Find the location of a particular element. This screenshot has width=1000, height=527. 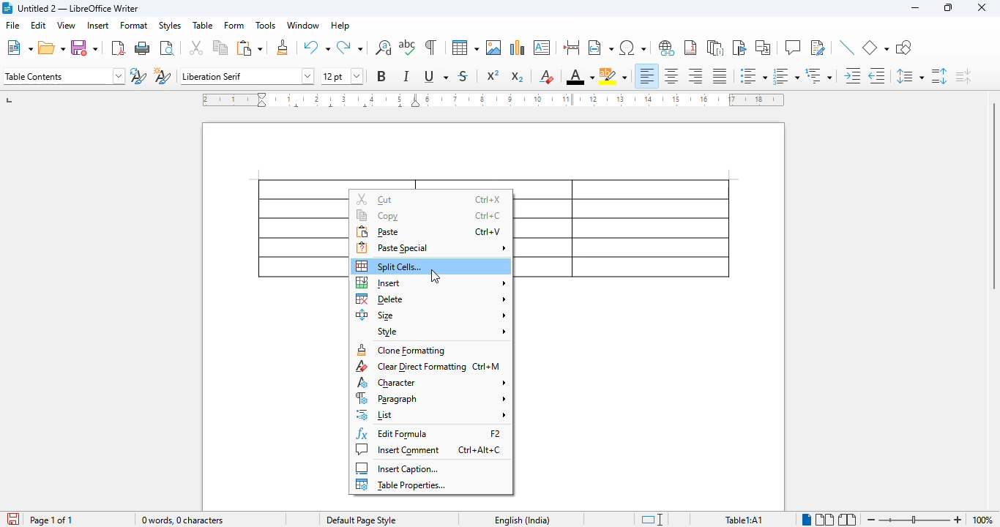

shortcut for copy is located at coordinates (487, 215).